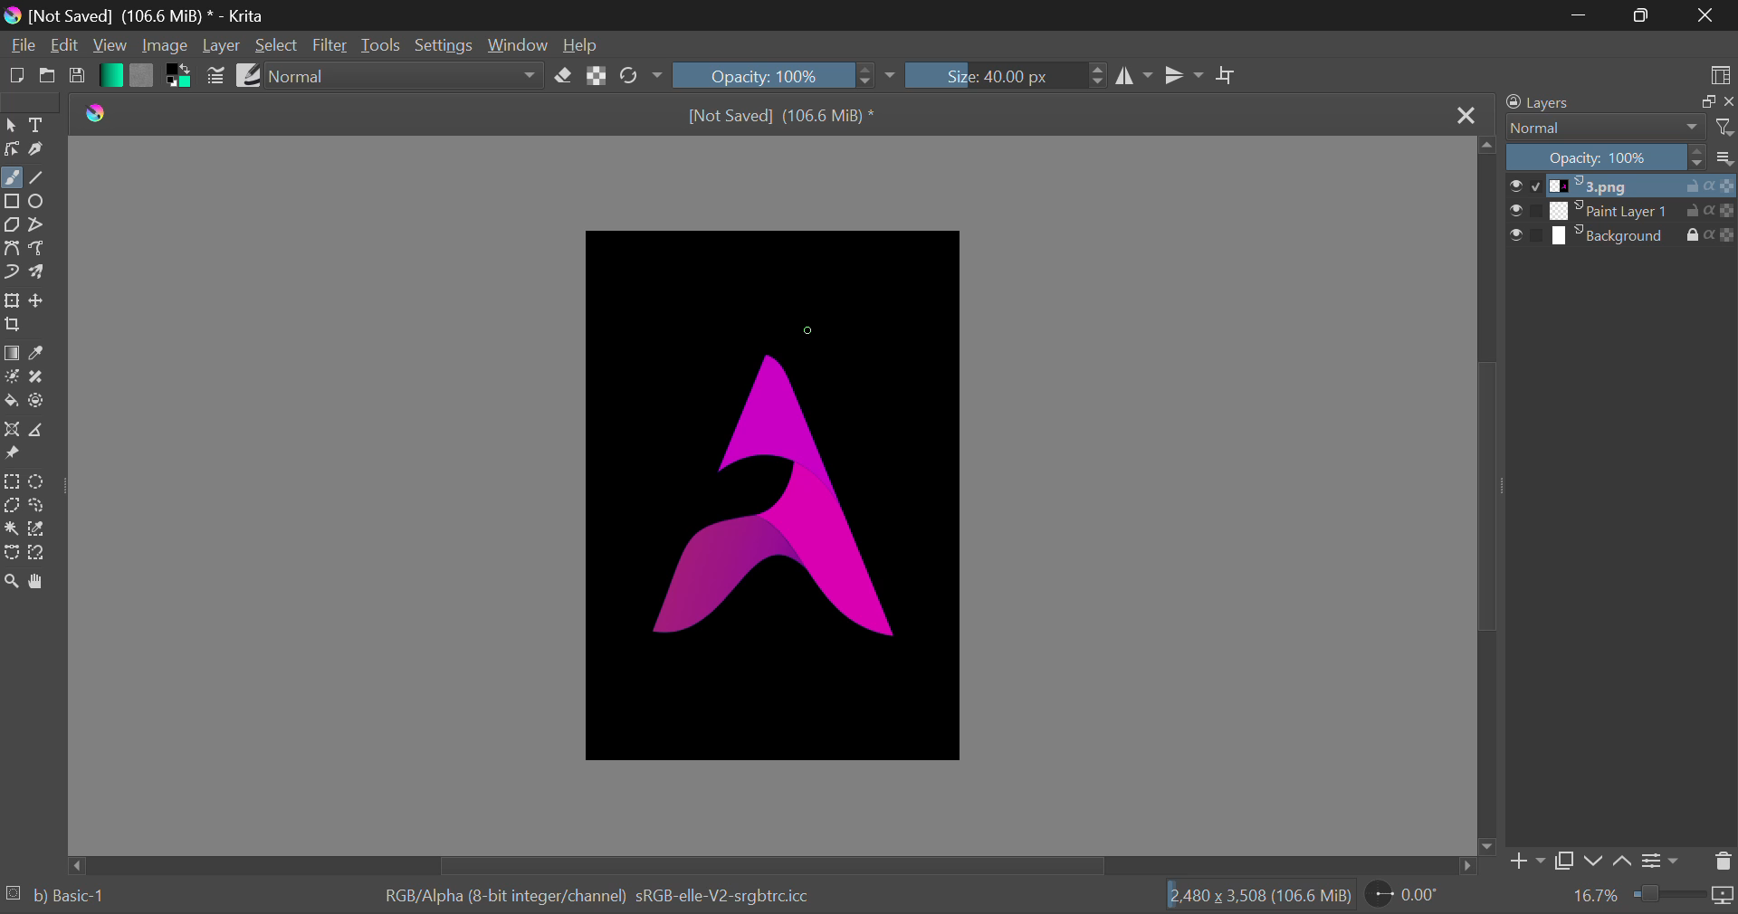  Describe the element at coordinates (50, 78) in the screenshot. I see `Open` at that location.